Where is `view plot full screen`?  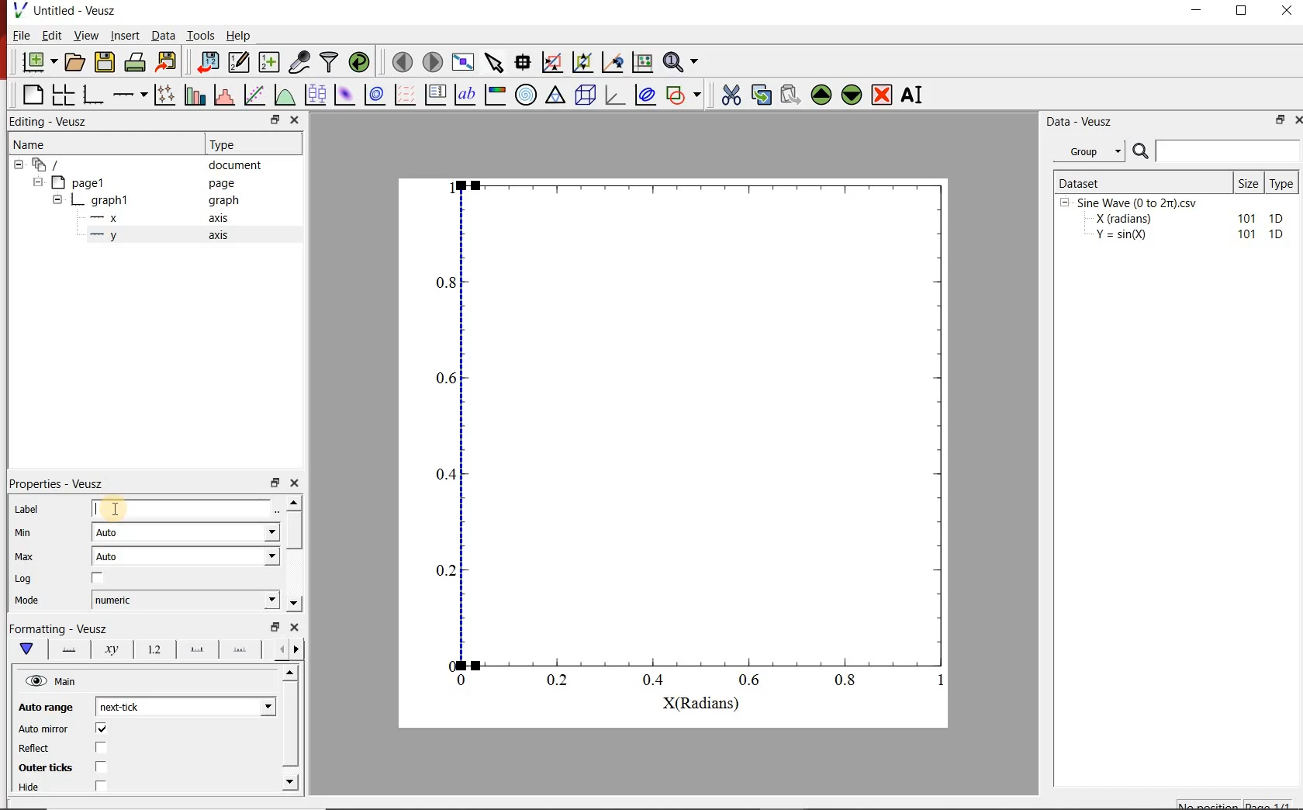 view plot full screen is located at coordinates (463, 61).